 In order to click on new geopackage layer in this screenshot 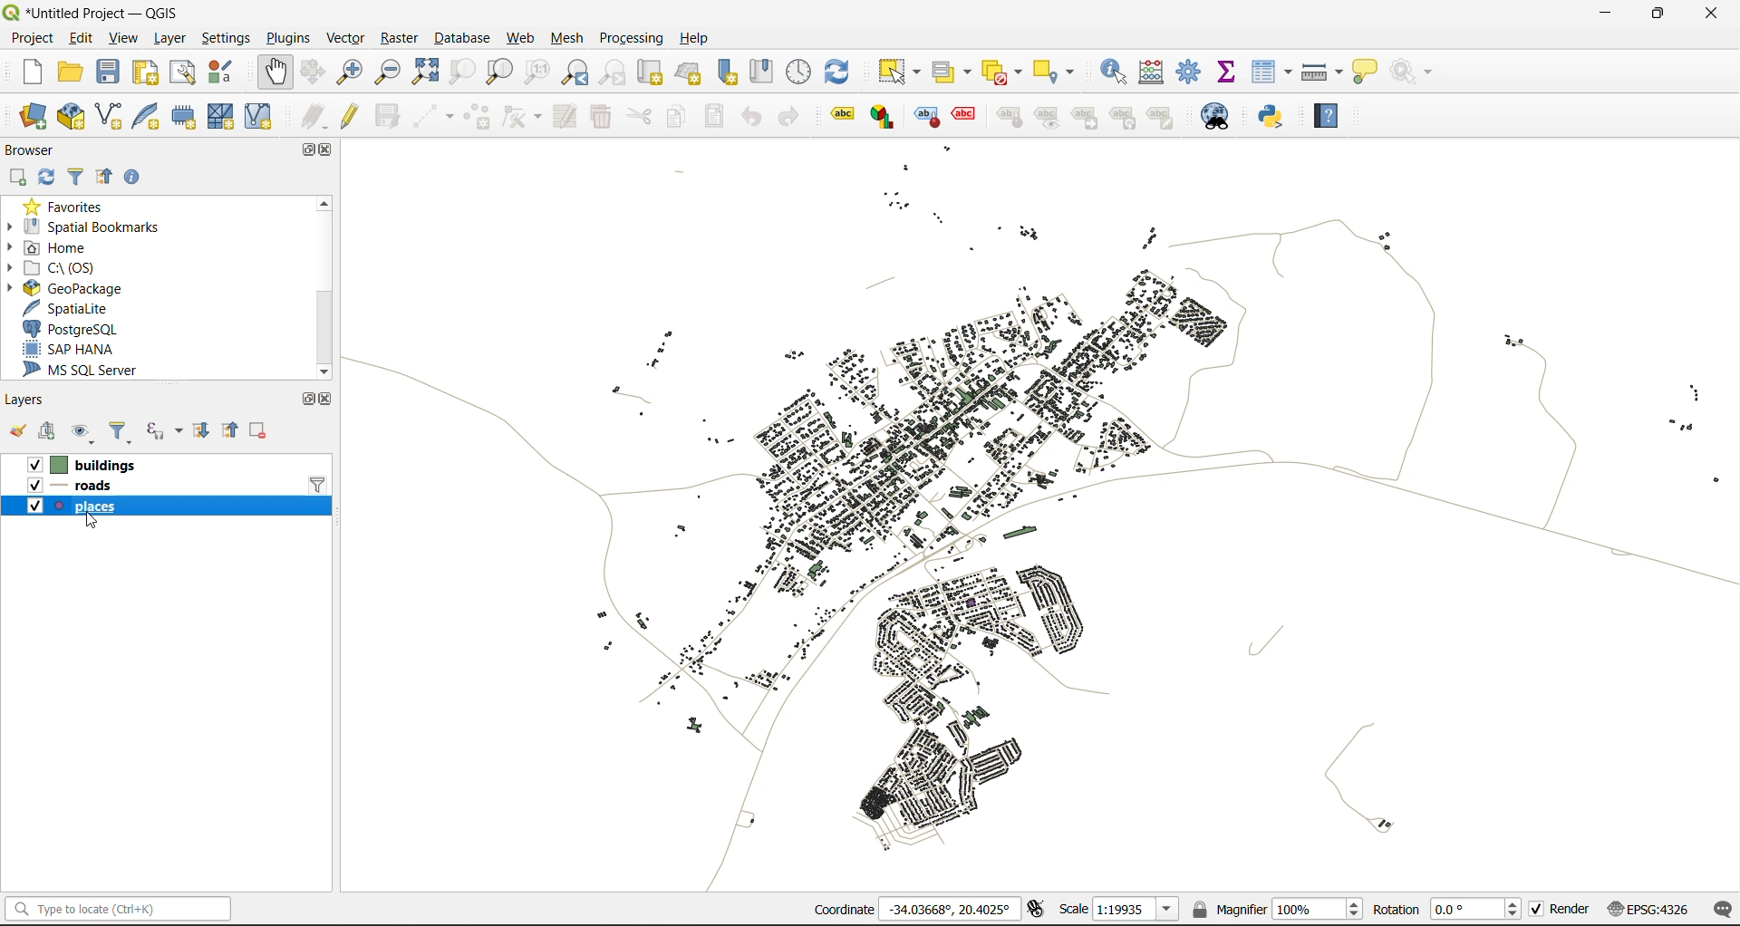, I will do `click(71, 118)`.